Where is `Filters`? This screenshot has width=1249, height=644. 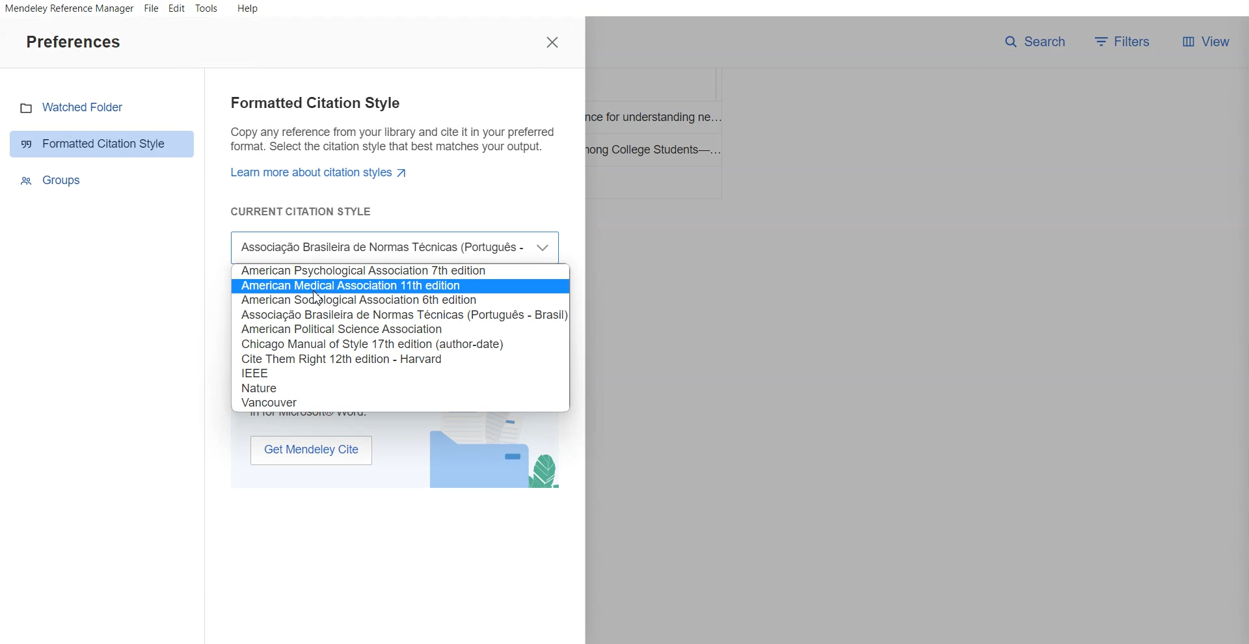 Filters is located at coordinates (1126, 42).